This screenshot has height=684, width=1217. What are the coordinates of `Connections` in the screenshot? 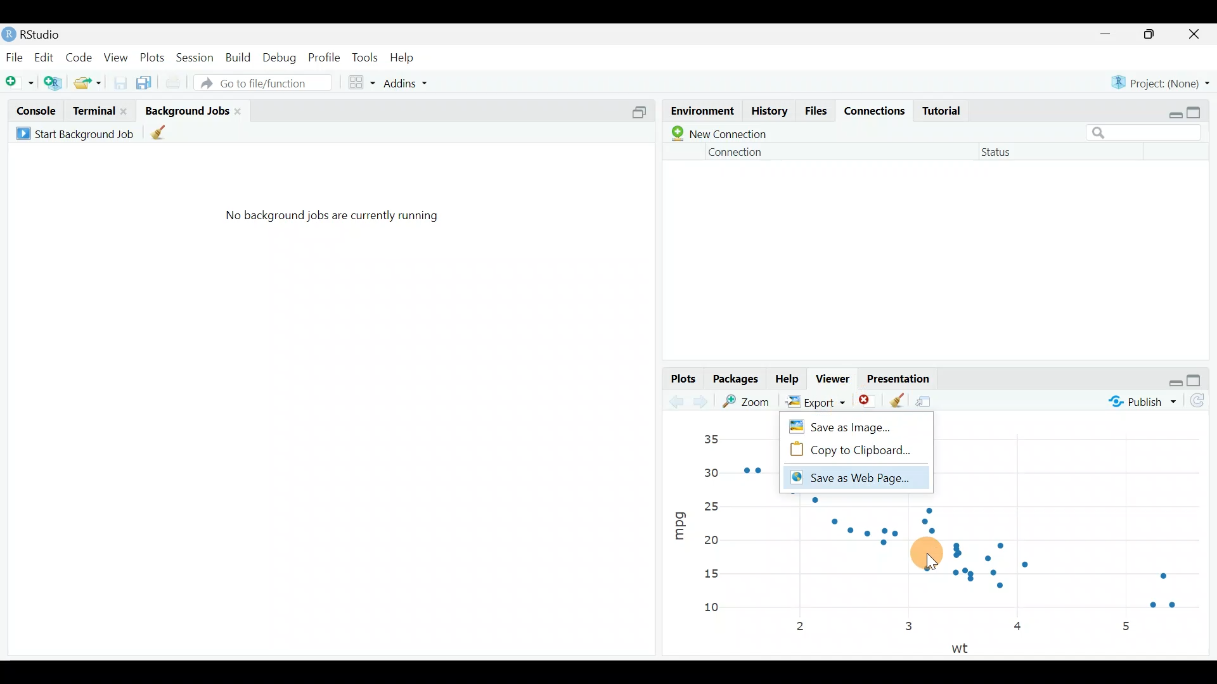 It's located at (877, 112).